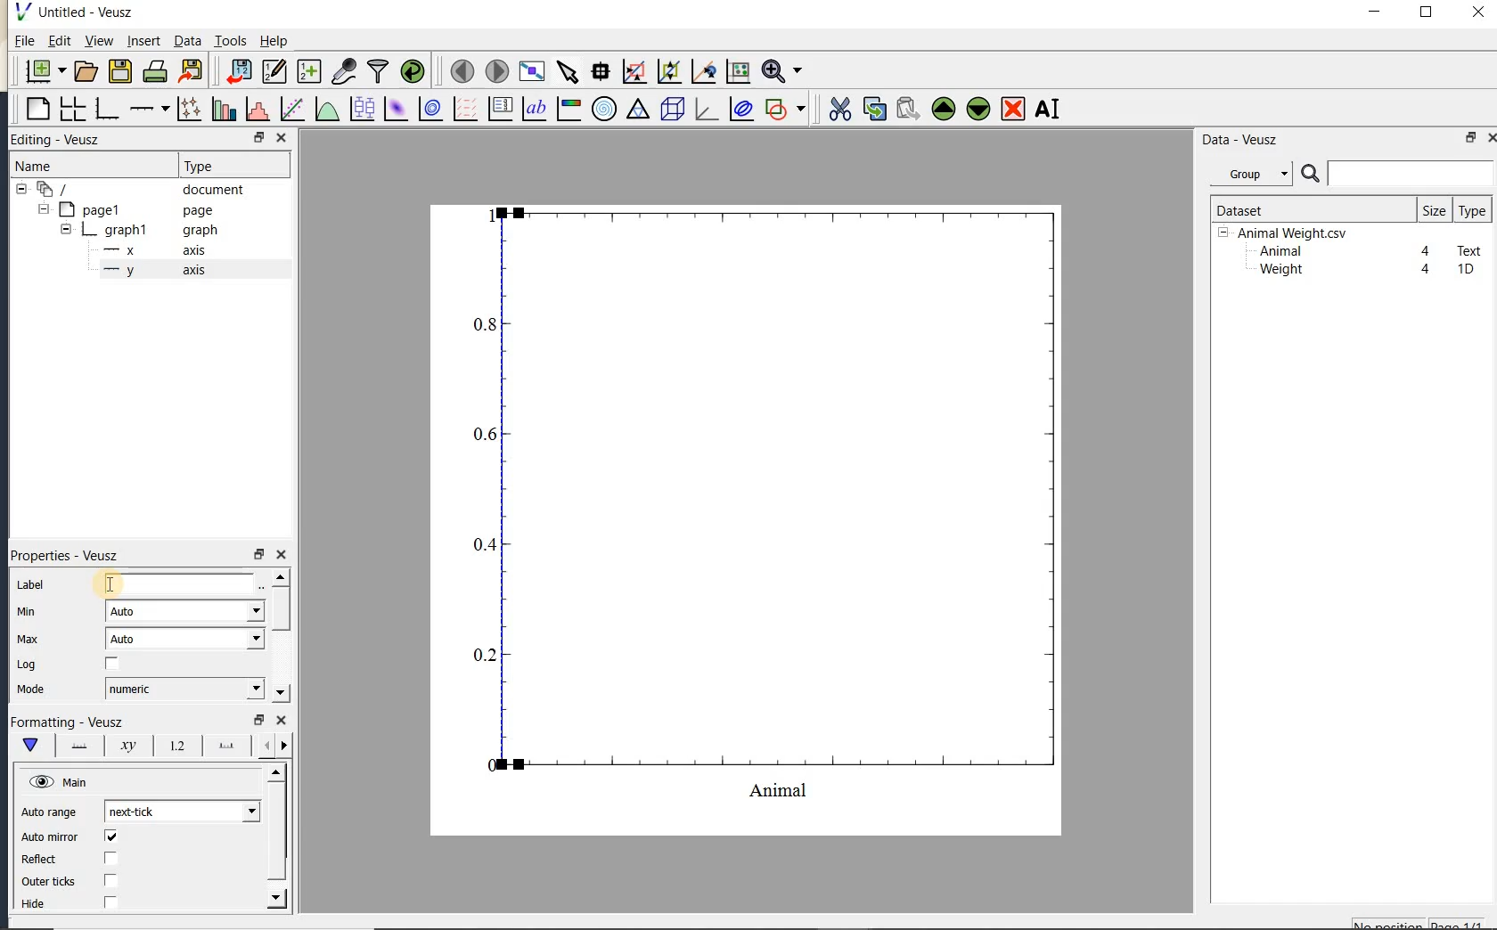  What do you see at coordinates (459, 69) in the screenshot?
I see `move to the previous page` at bounding box center [459, 69].